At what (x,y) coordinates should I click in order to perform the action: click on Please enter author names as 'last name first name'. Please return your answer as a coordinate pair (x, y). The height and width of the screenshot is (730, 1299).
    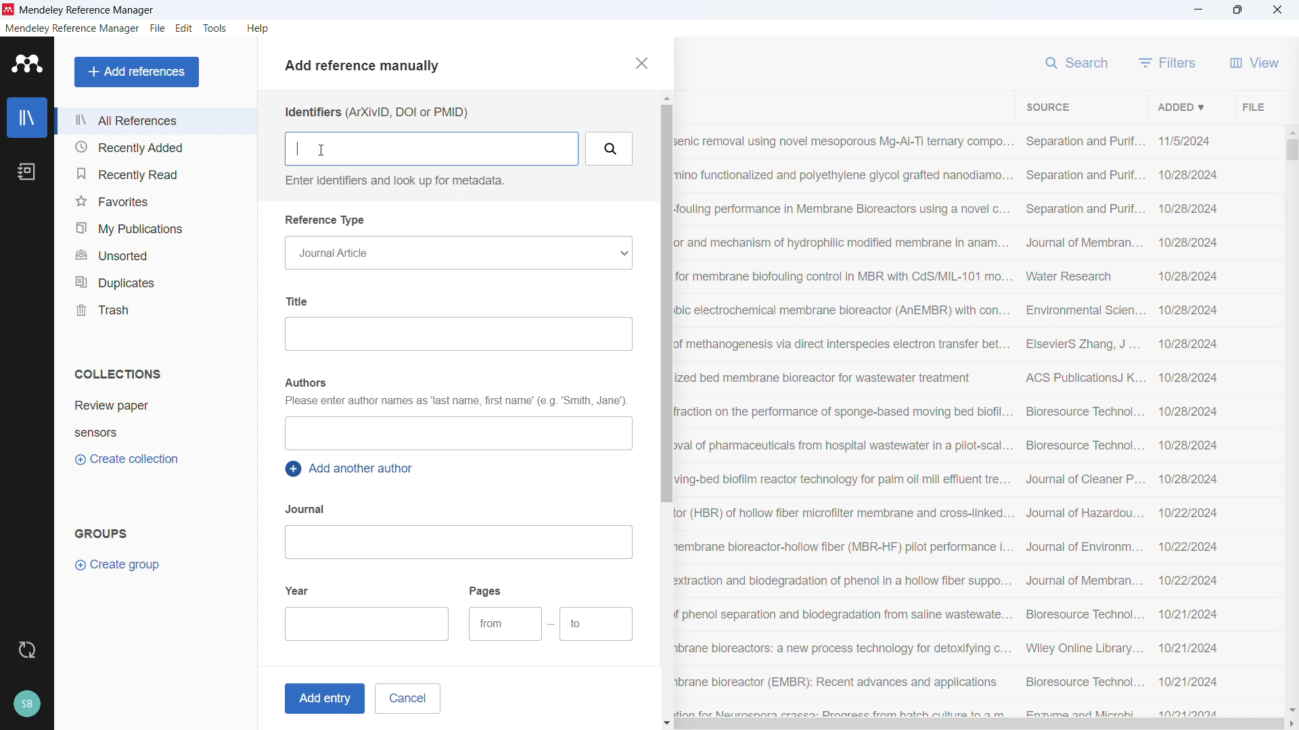
    Looking at the image, I should click on (455, 402).